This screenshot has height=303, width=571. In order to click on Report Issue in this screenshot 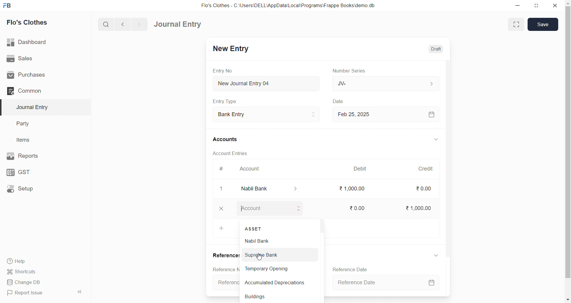, I will do `click(37, 293)`.